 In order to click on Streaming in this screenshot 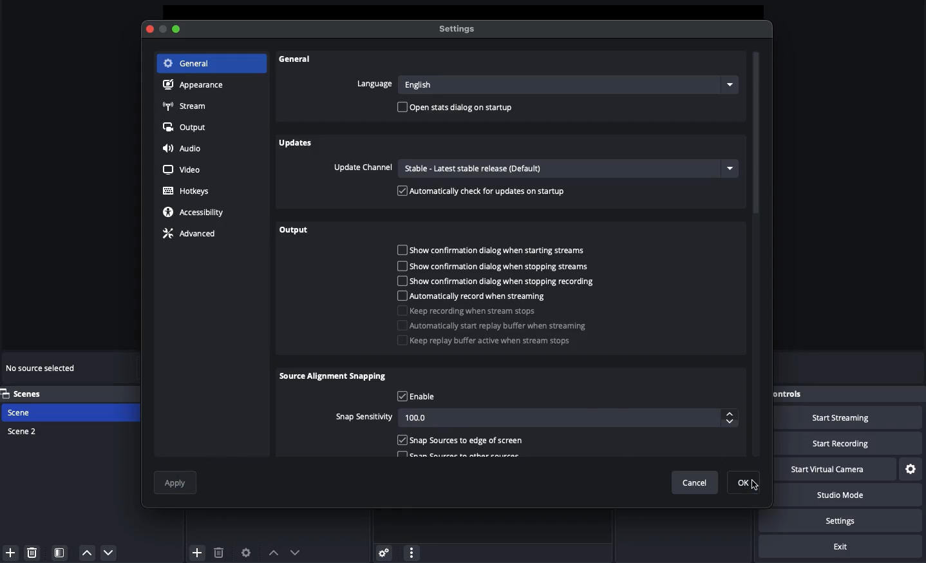, I will do `click(487, 305)`.